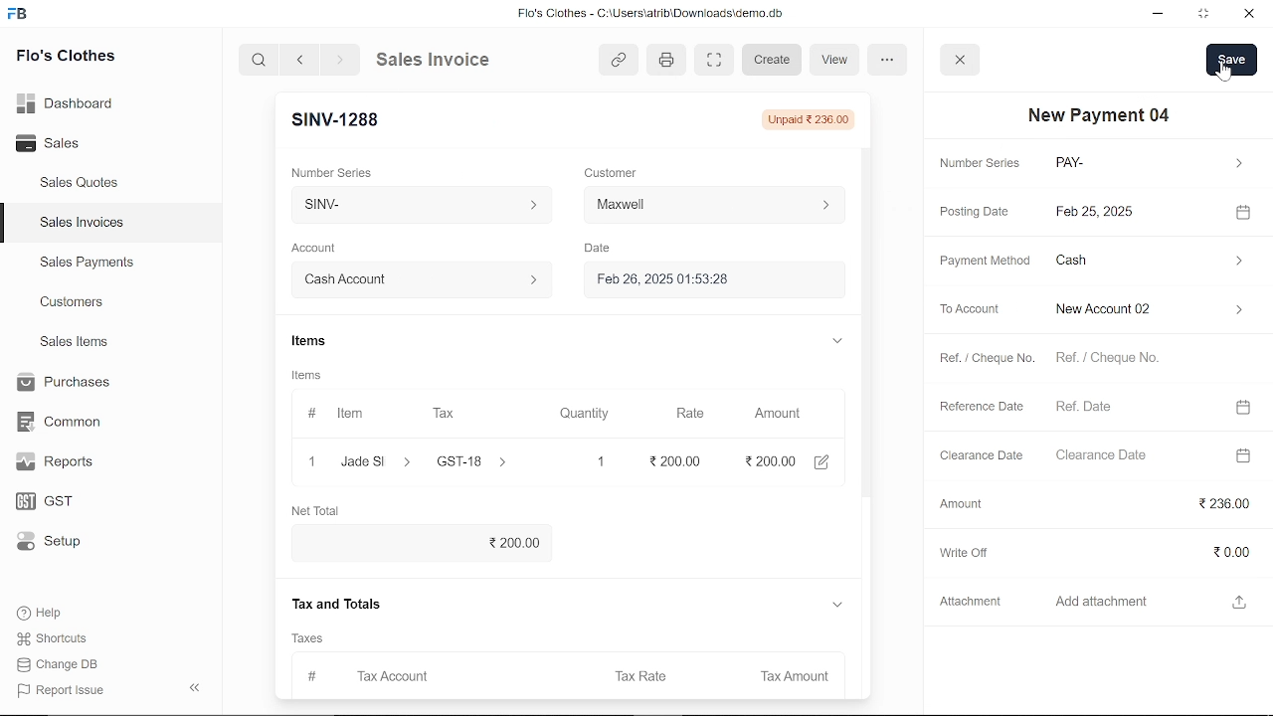 This screenshot has width=1273, height=716. I want to click on open calender, so click(1241, 407).